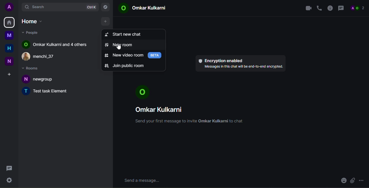 The image size is (369, 188). I want to click on explore rooms, so click(105, 7).